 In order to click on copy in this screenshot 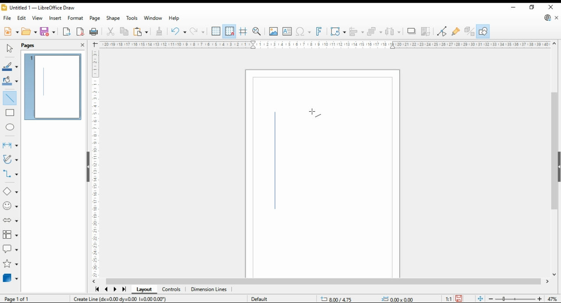, I will do `click(124, 32)`.